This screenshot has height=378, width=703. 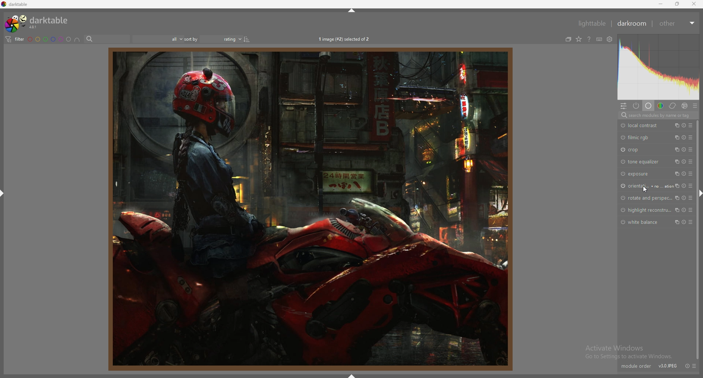 I want to click on include color labels, so click(x=77, y=39).